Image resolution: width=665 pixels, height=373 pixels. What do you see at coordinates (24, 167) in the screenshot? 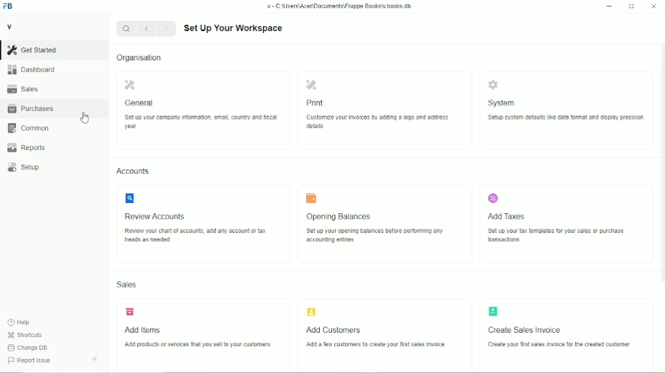
I see `setup` at bounding box center [24, 167].